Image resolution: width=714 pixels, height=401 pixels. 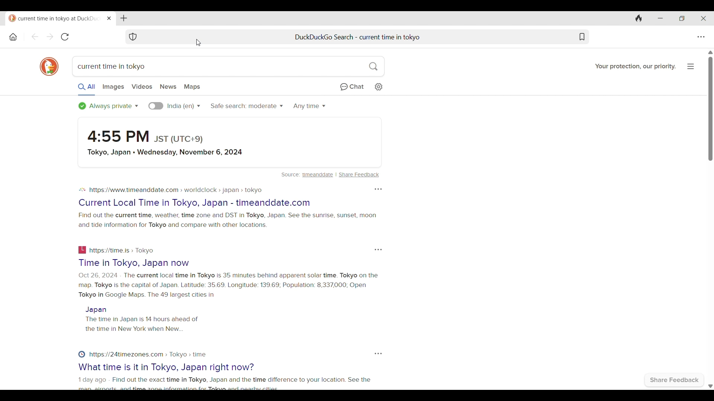 I want to click on 4:55 PM JST (UTC+9), so click(x=147, y=136).